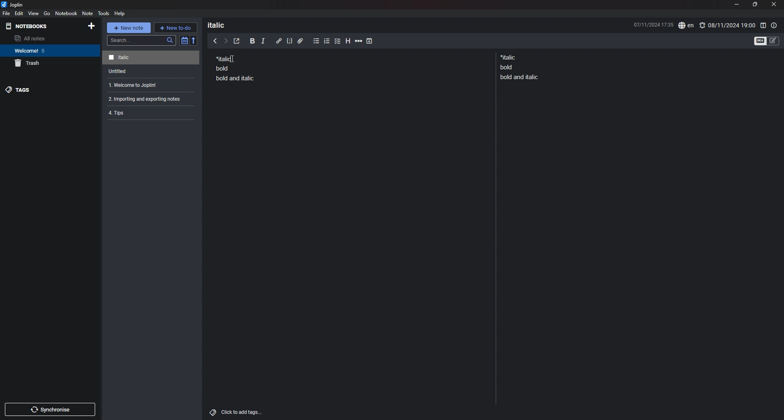 This screenshot has width=784, height=420. Describe the element at coordinates (370, 41) in the screenshot. I see `add time` at that location.